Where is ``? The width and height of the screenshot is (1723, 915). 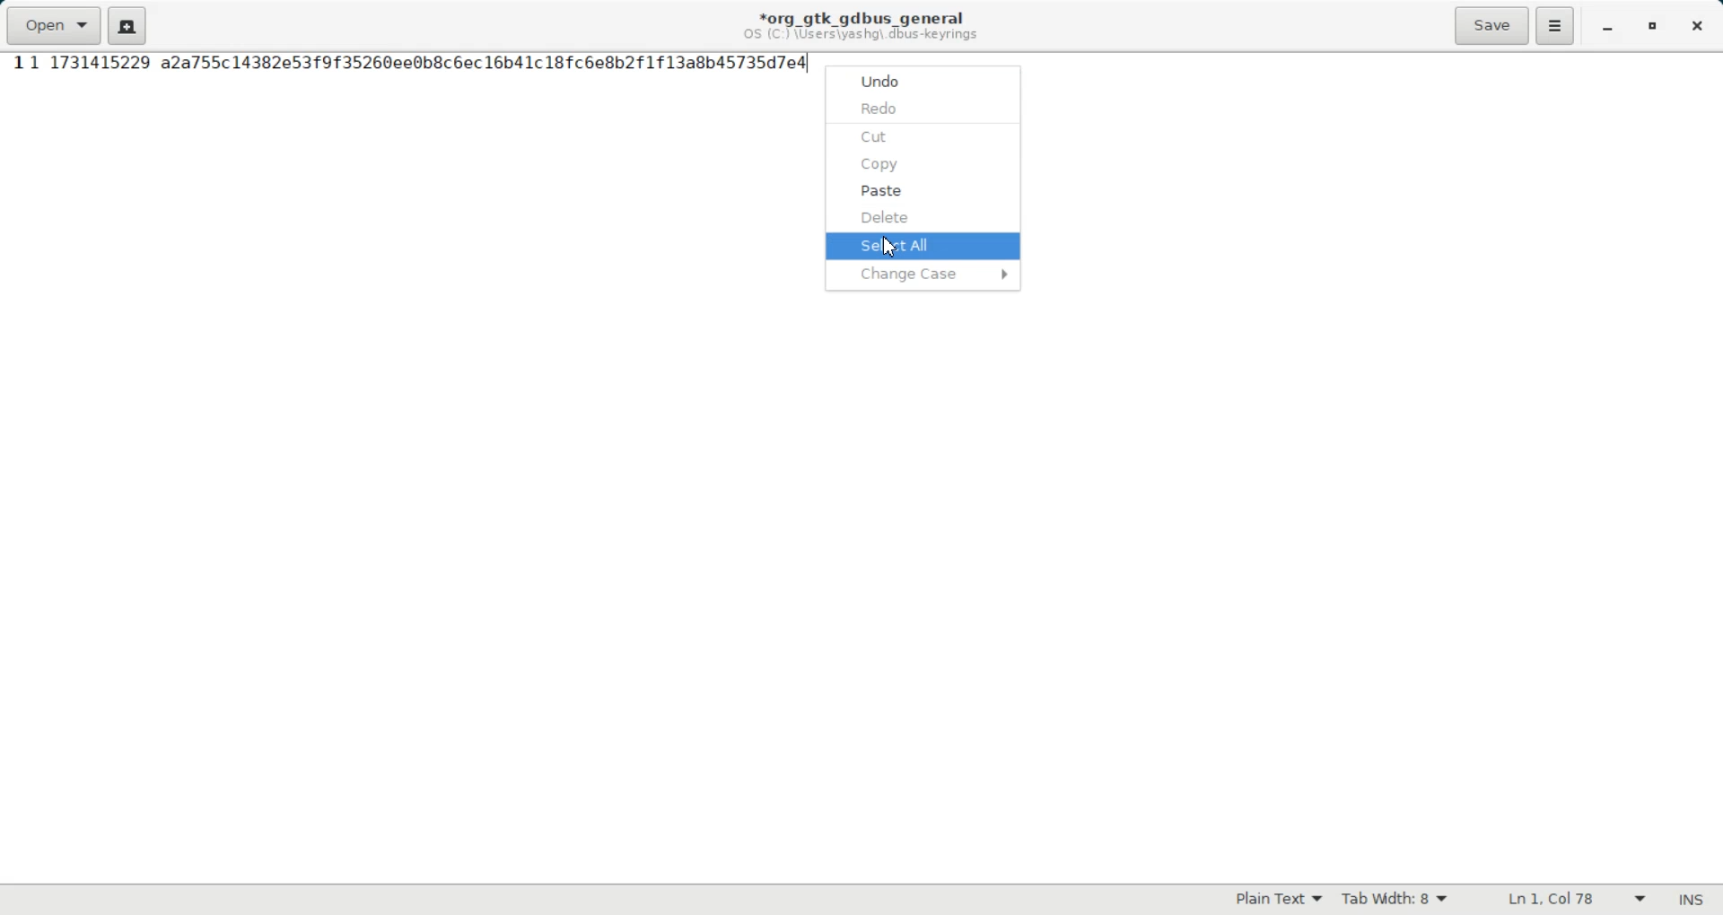
 is located at coordinates (2559, 707).